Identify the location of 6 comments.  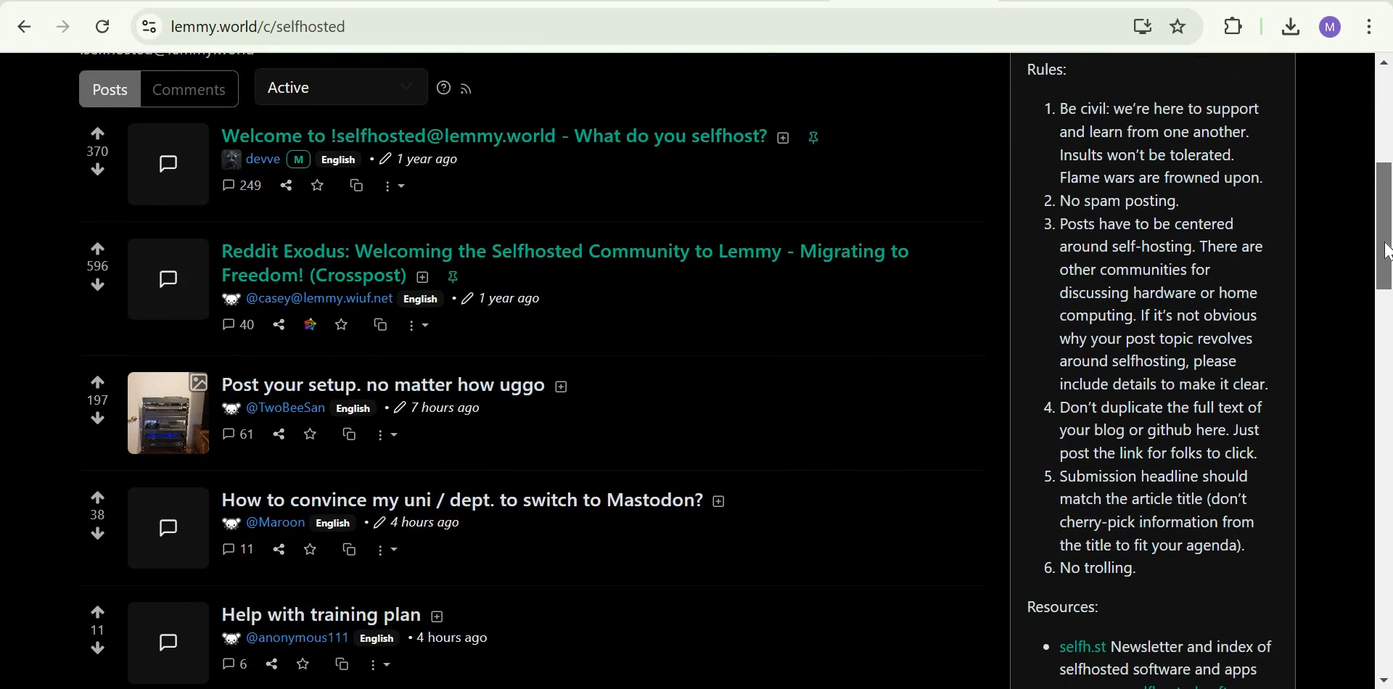
(233, 663).